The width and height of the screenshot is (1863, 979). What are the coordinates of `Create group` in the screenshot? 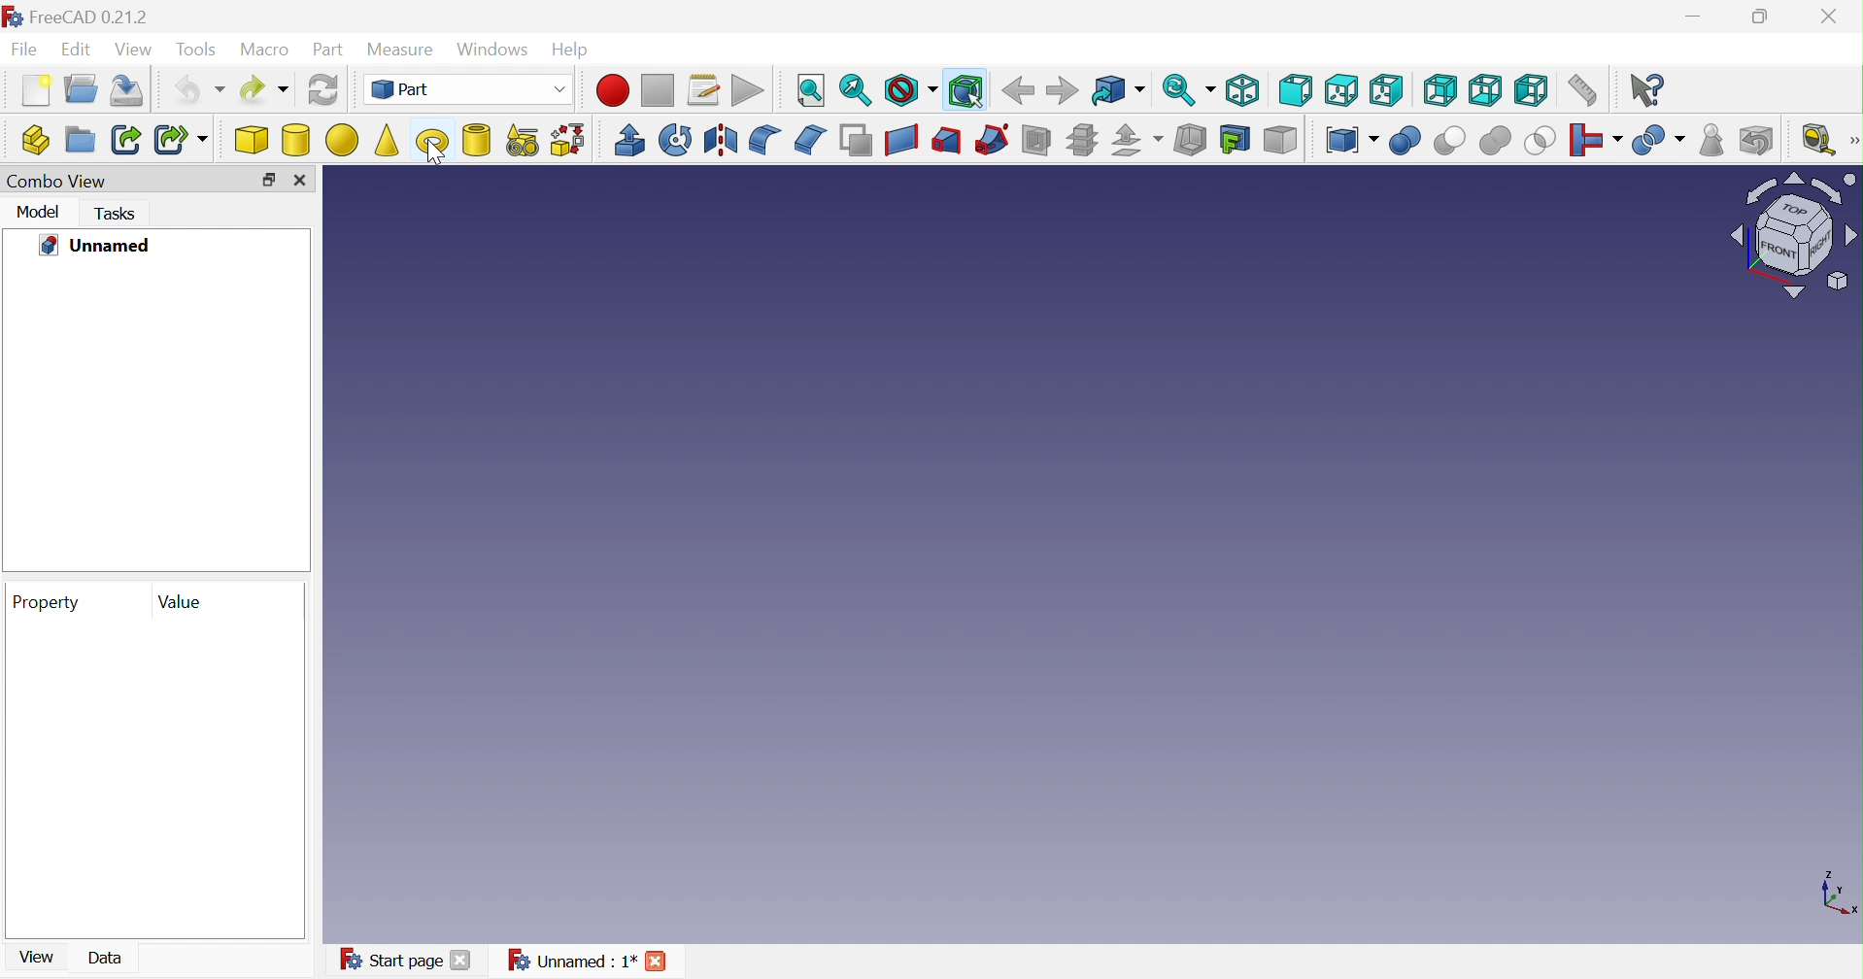 It's located at (80, 141).